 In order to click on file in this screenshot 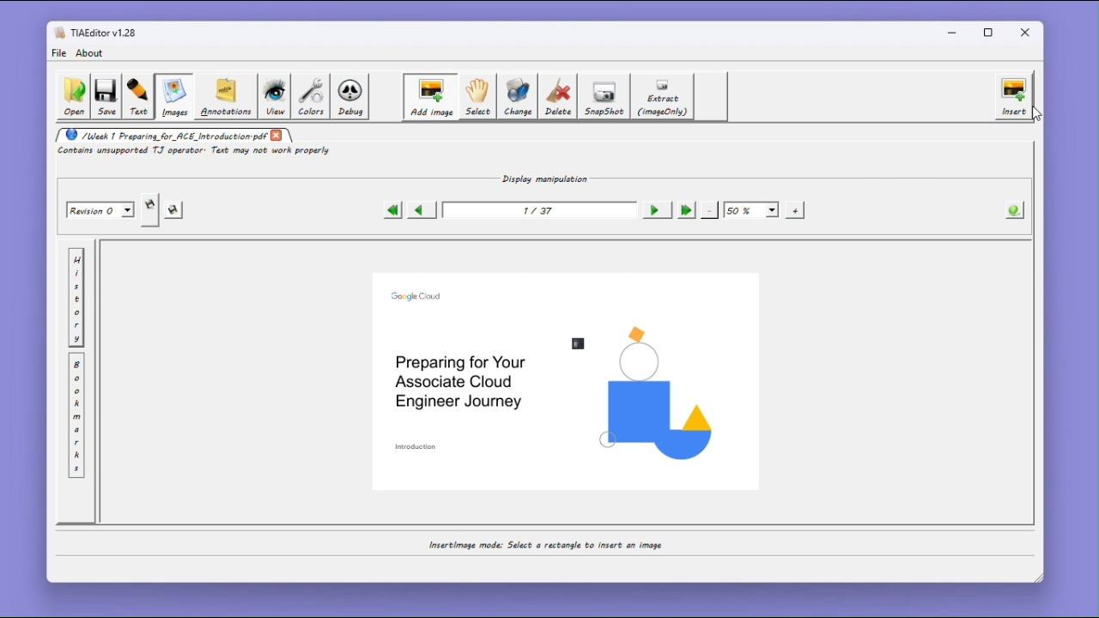, I will do `click(58, 53)`.